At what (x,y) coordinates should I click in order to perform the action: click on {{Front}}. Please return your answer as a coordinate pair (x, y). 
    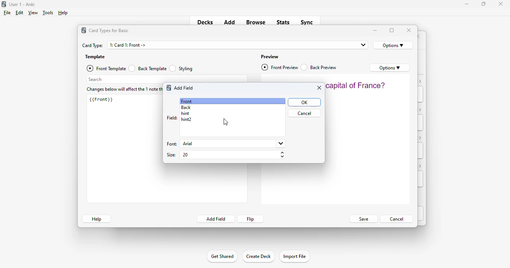
    Looking at the image, I should click on (101, 99).